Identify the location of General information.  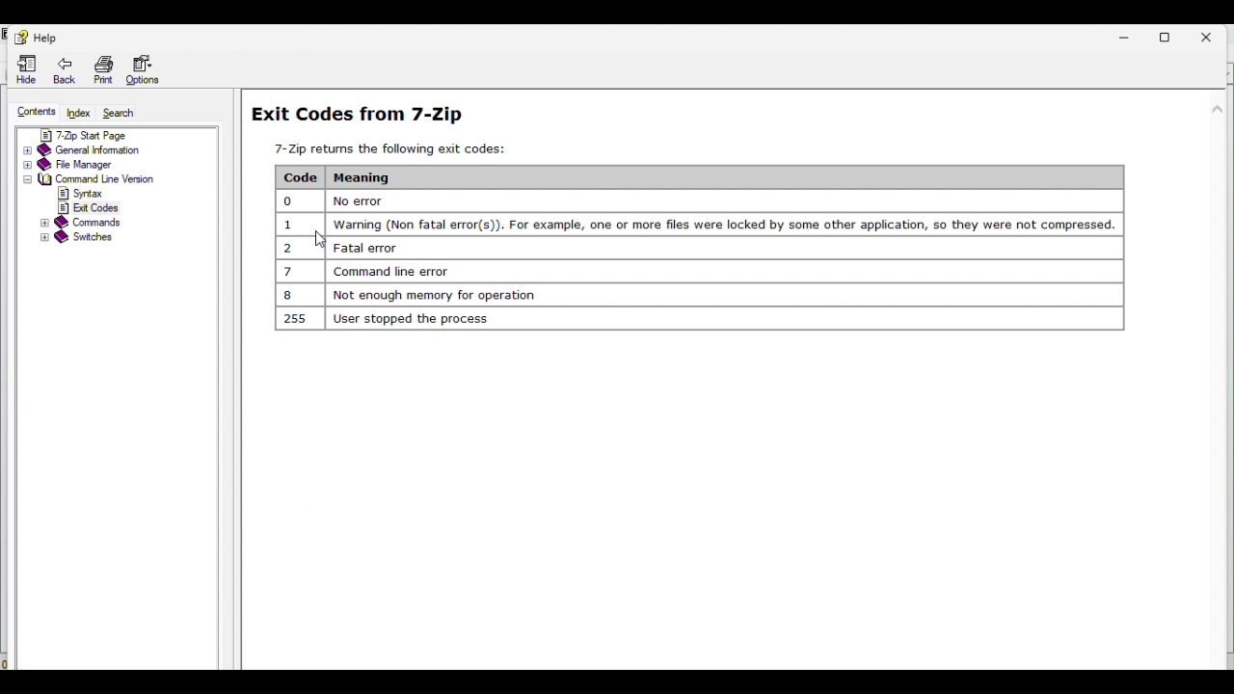
(100, 149).